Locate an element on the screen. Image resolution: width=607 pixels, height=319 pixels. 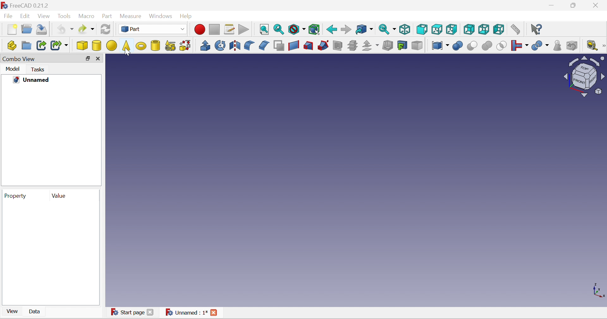
cursor is located at coordinates (128, 55).